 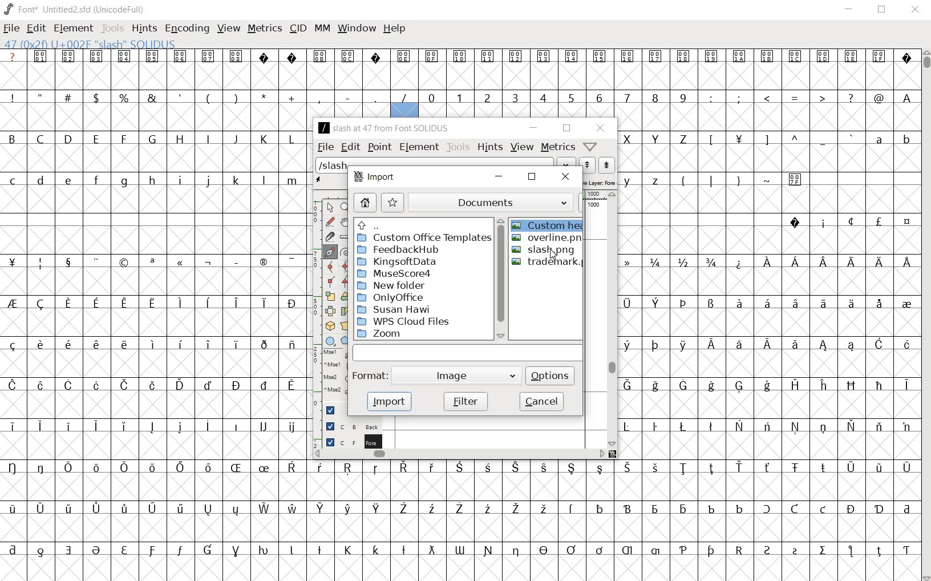 What do you see at coordinates (558, 147) in the screenshot?
I see `metrics` at bounding box center [558, 147].